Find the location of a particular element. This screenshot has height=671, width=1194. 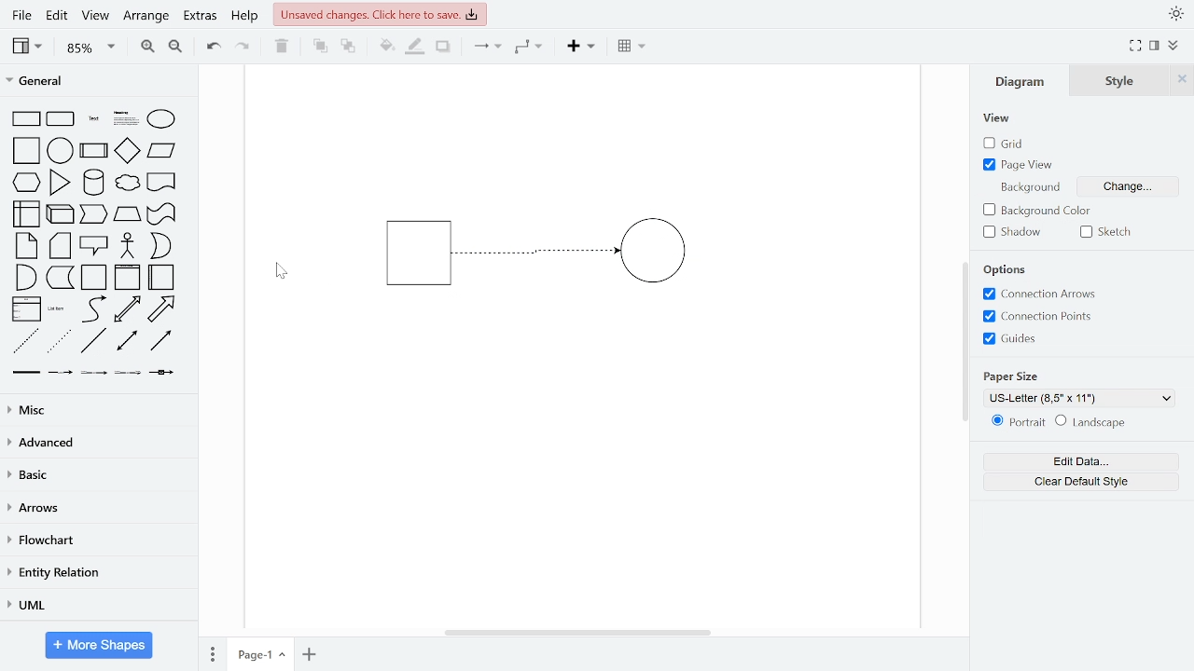

US-letter is located at coordinates (1079, 399).